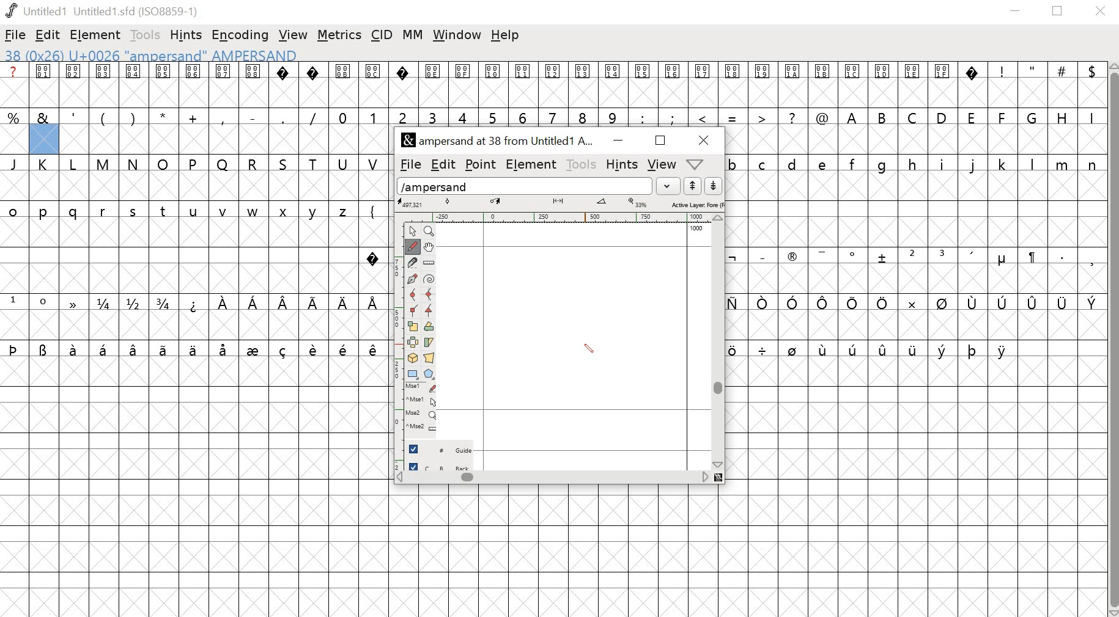 This screenshot has height=617, width=1119. What do you see at coordinates (344, 116) in the screenshot?
I see `0` at bounding box center [344, 116].